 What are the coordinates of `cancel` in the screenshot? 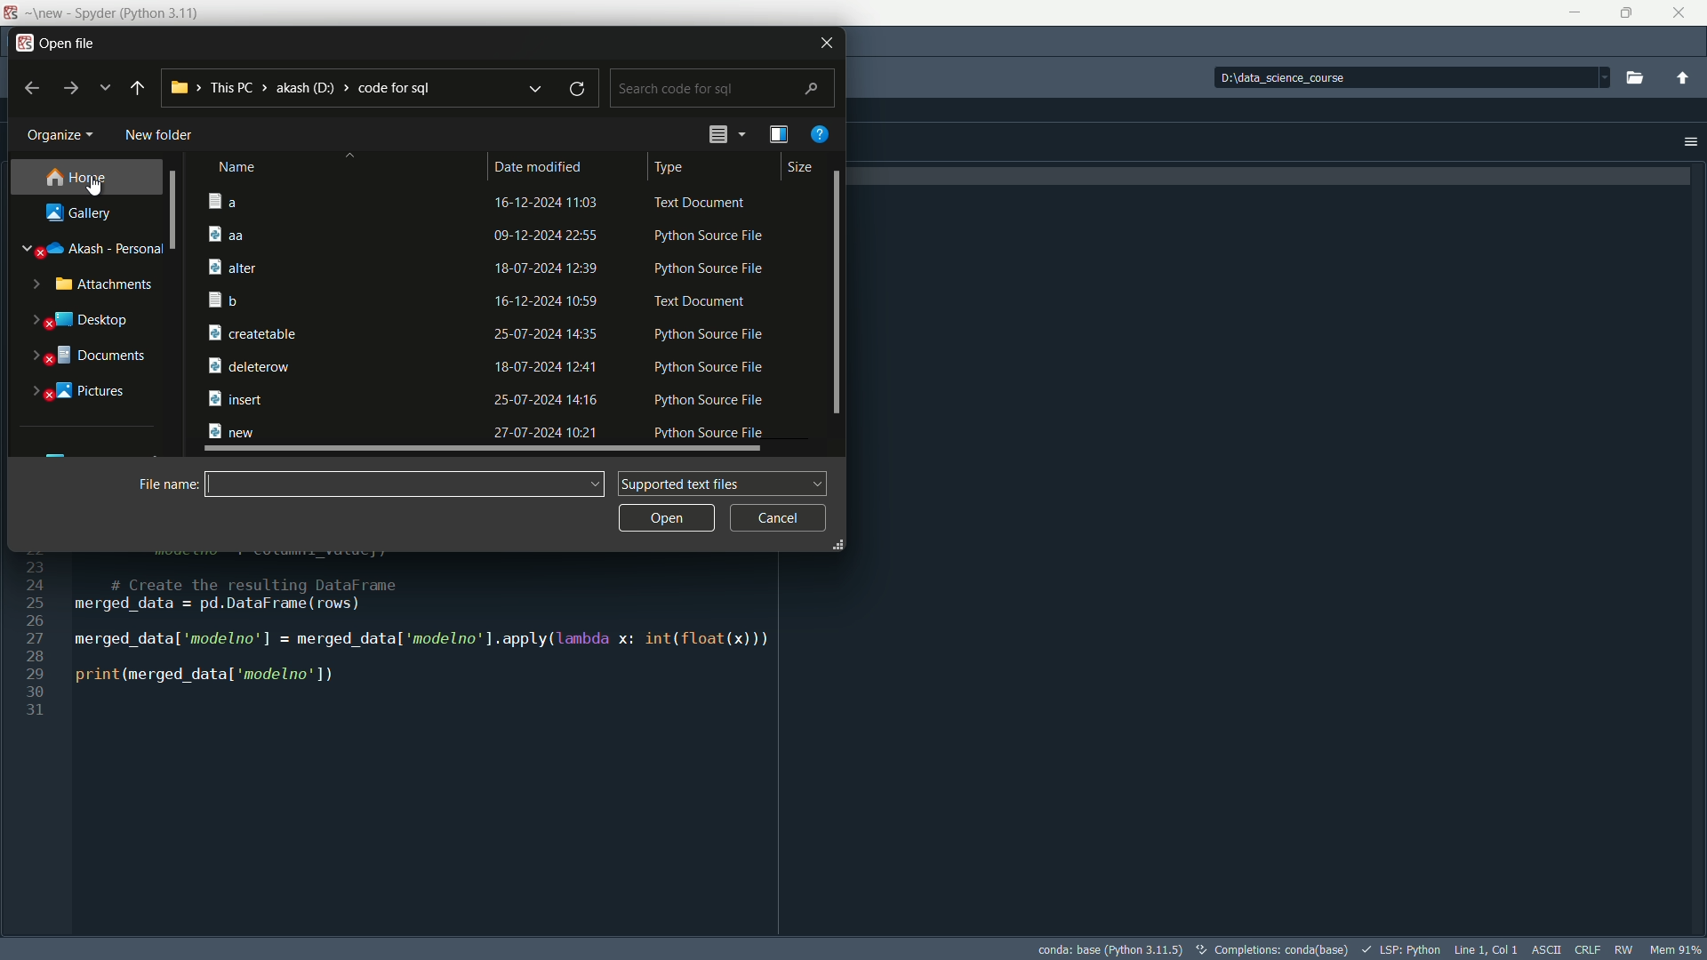 It's located at (779, 516).